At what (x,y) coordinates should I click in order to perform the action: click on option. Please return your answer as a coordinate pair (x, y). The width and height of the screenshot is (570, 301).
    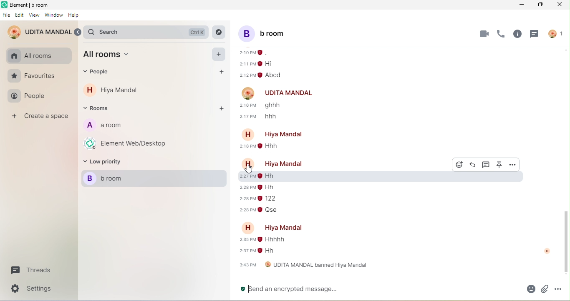
    Looking at the image, I should click on (513, 165).